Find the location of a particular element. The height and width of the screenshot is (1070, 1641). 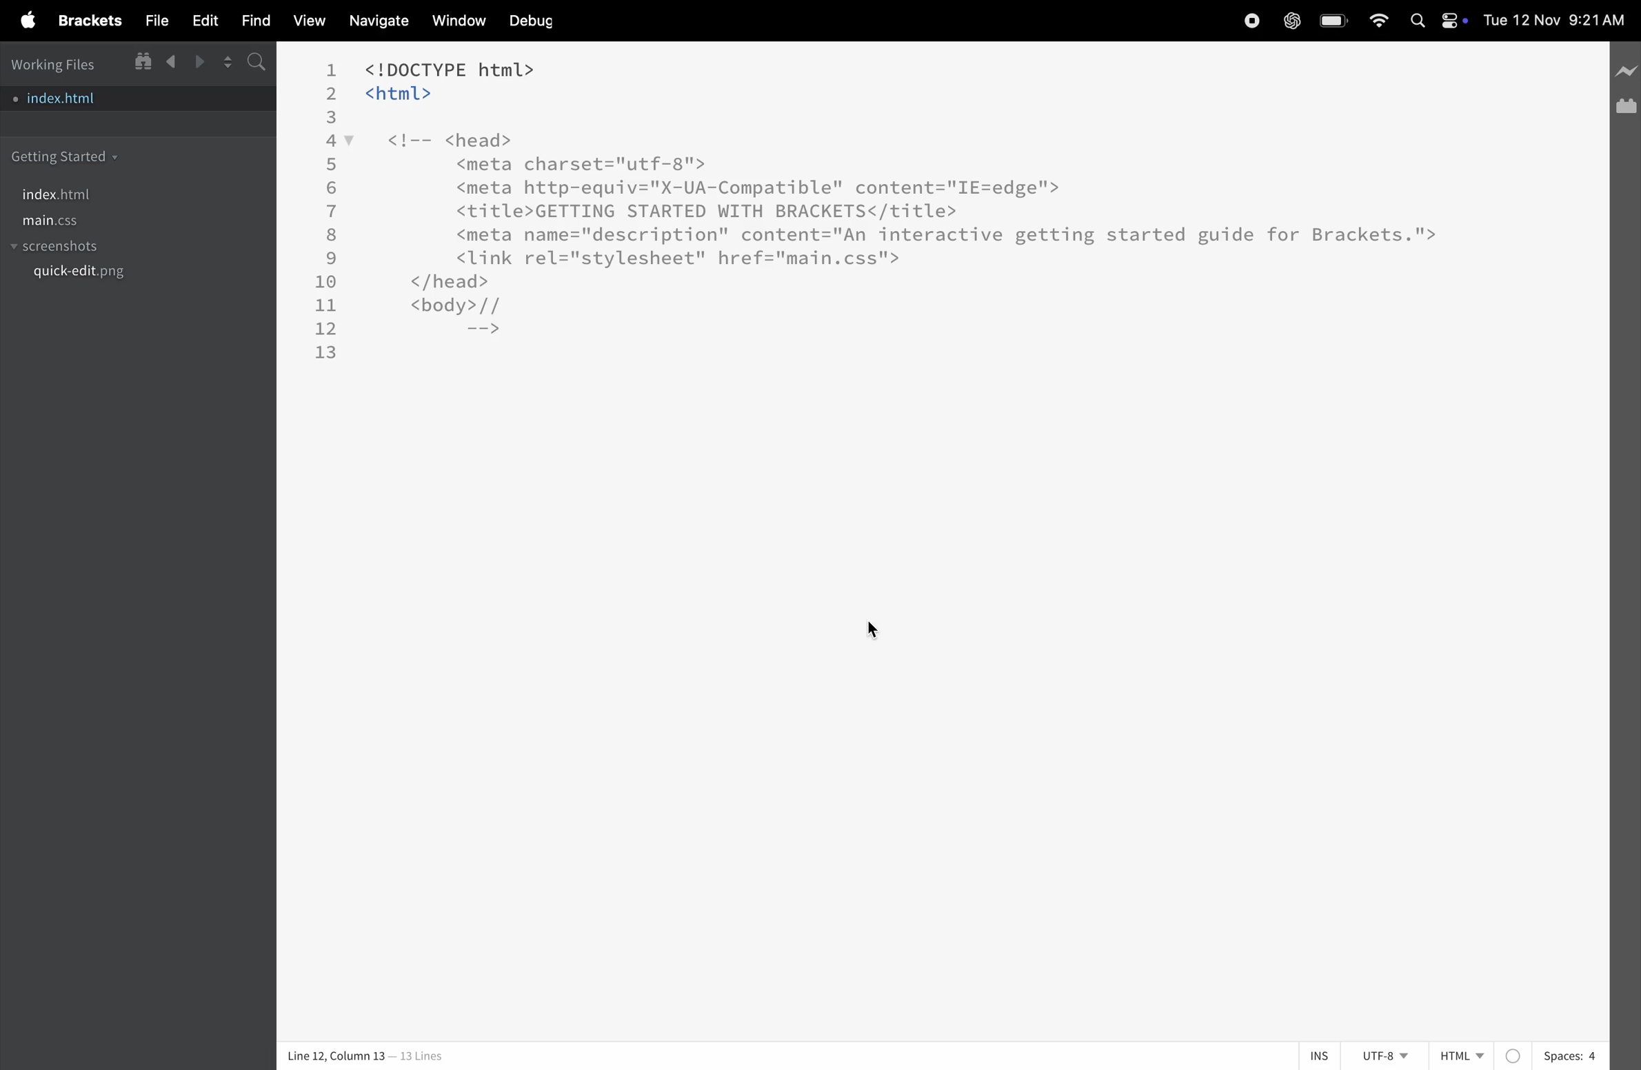

s is located at coordinates (254, 62).